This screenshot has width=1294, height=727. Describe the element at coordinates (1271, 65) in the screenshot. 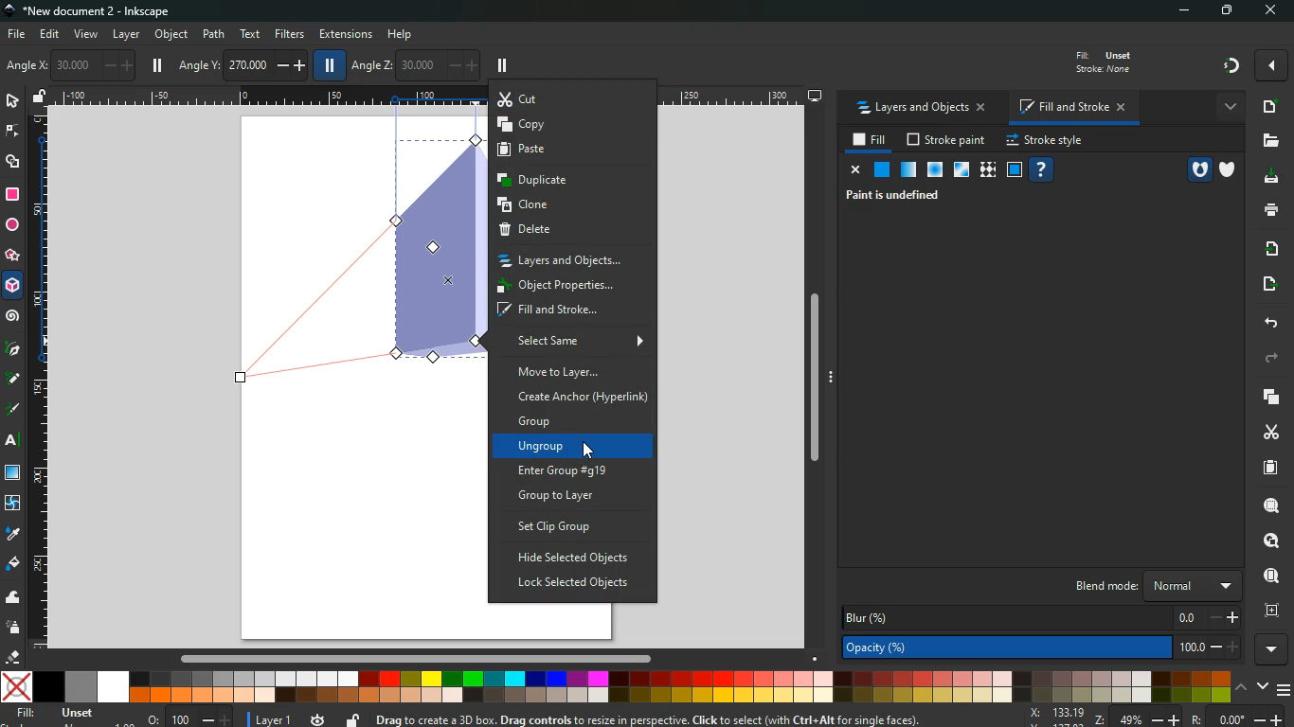

I see `more` at that location.